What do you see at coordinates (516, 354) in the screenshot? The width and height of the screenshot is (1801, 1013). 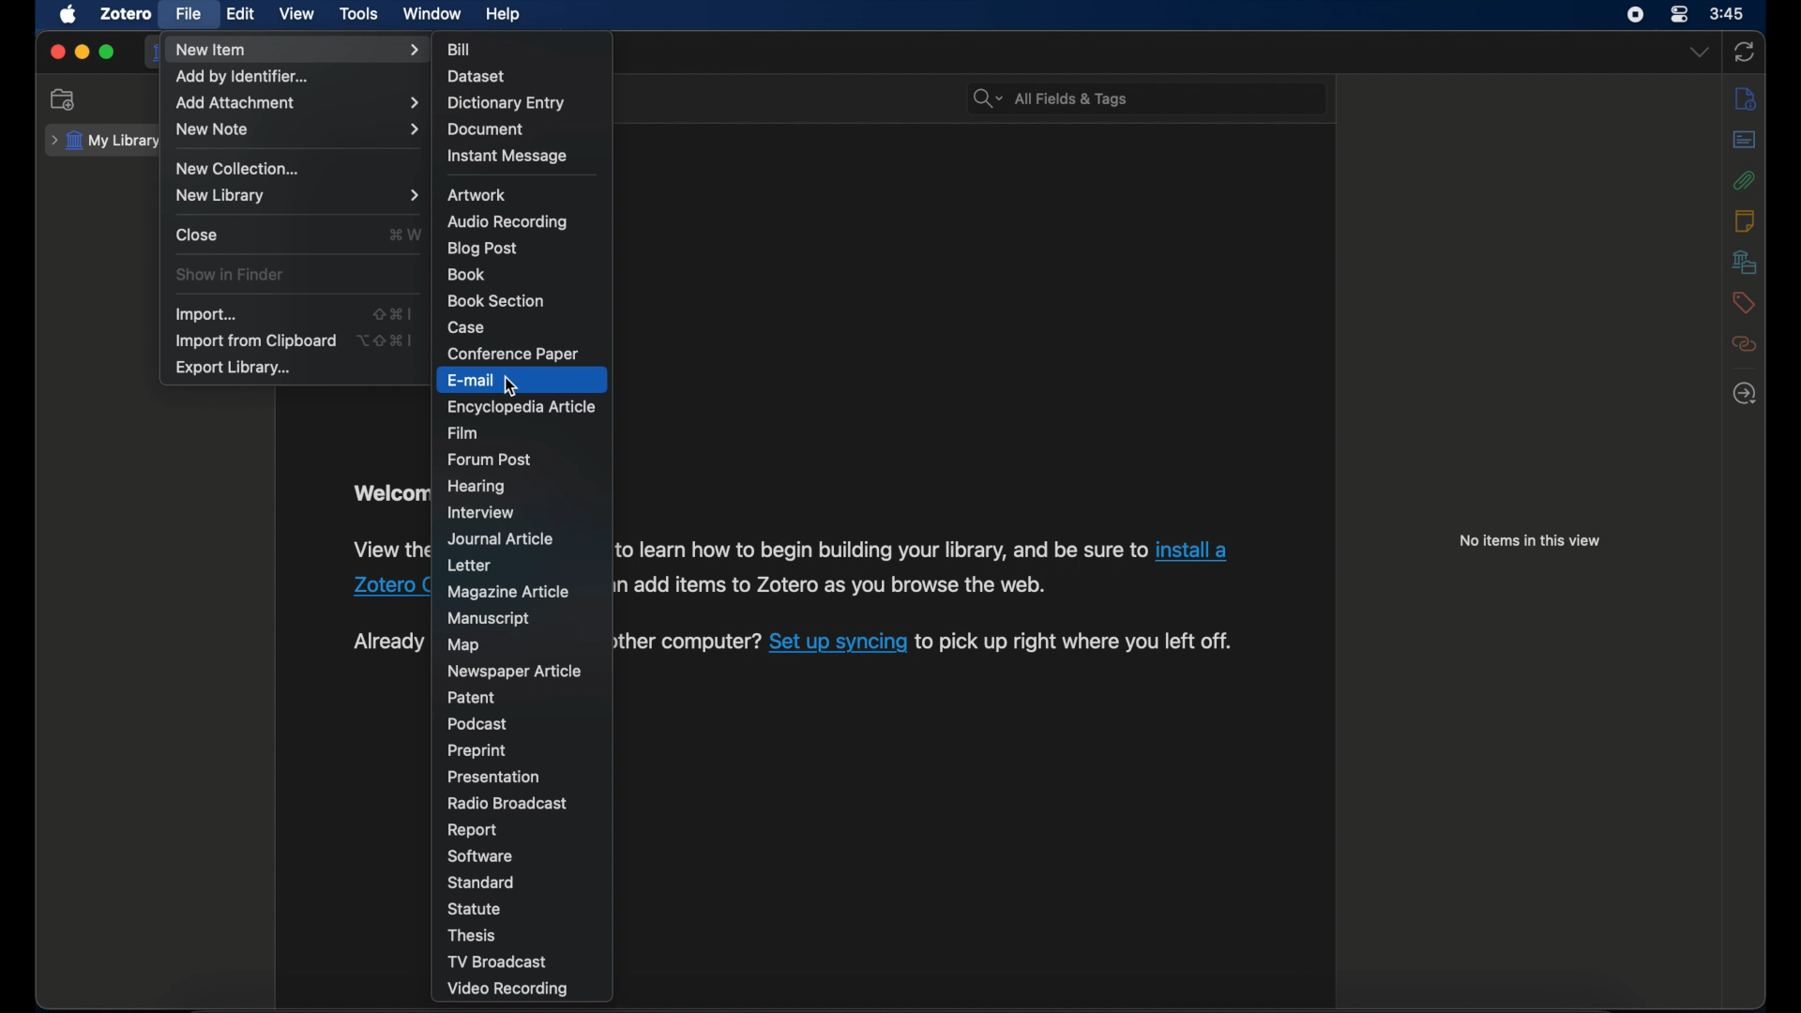 I see `conference paper` at bounding box center [516, 354].